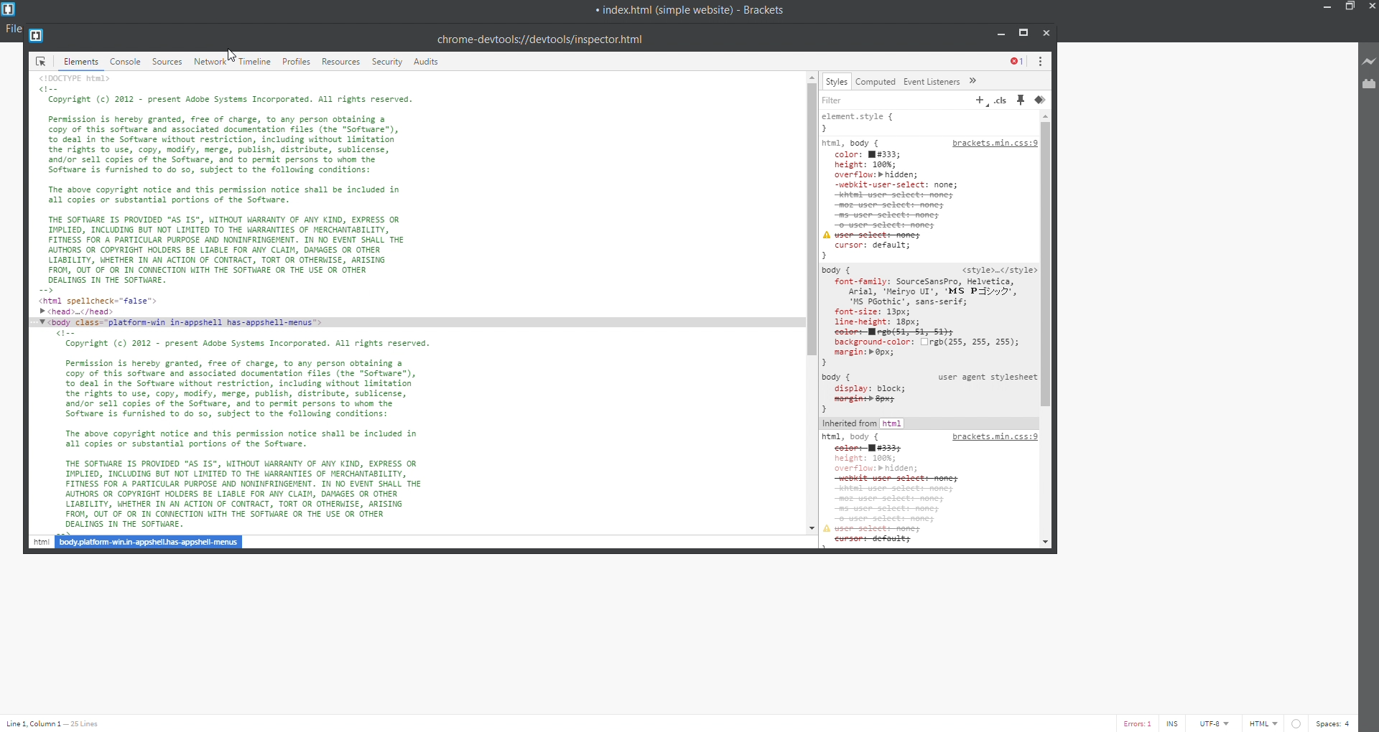 This screenshot has width=1379, height=732. Describe the element at coordinates (876, 80) in the screenshot. I see `computed` at that location.